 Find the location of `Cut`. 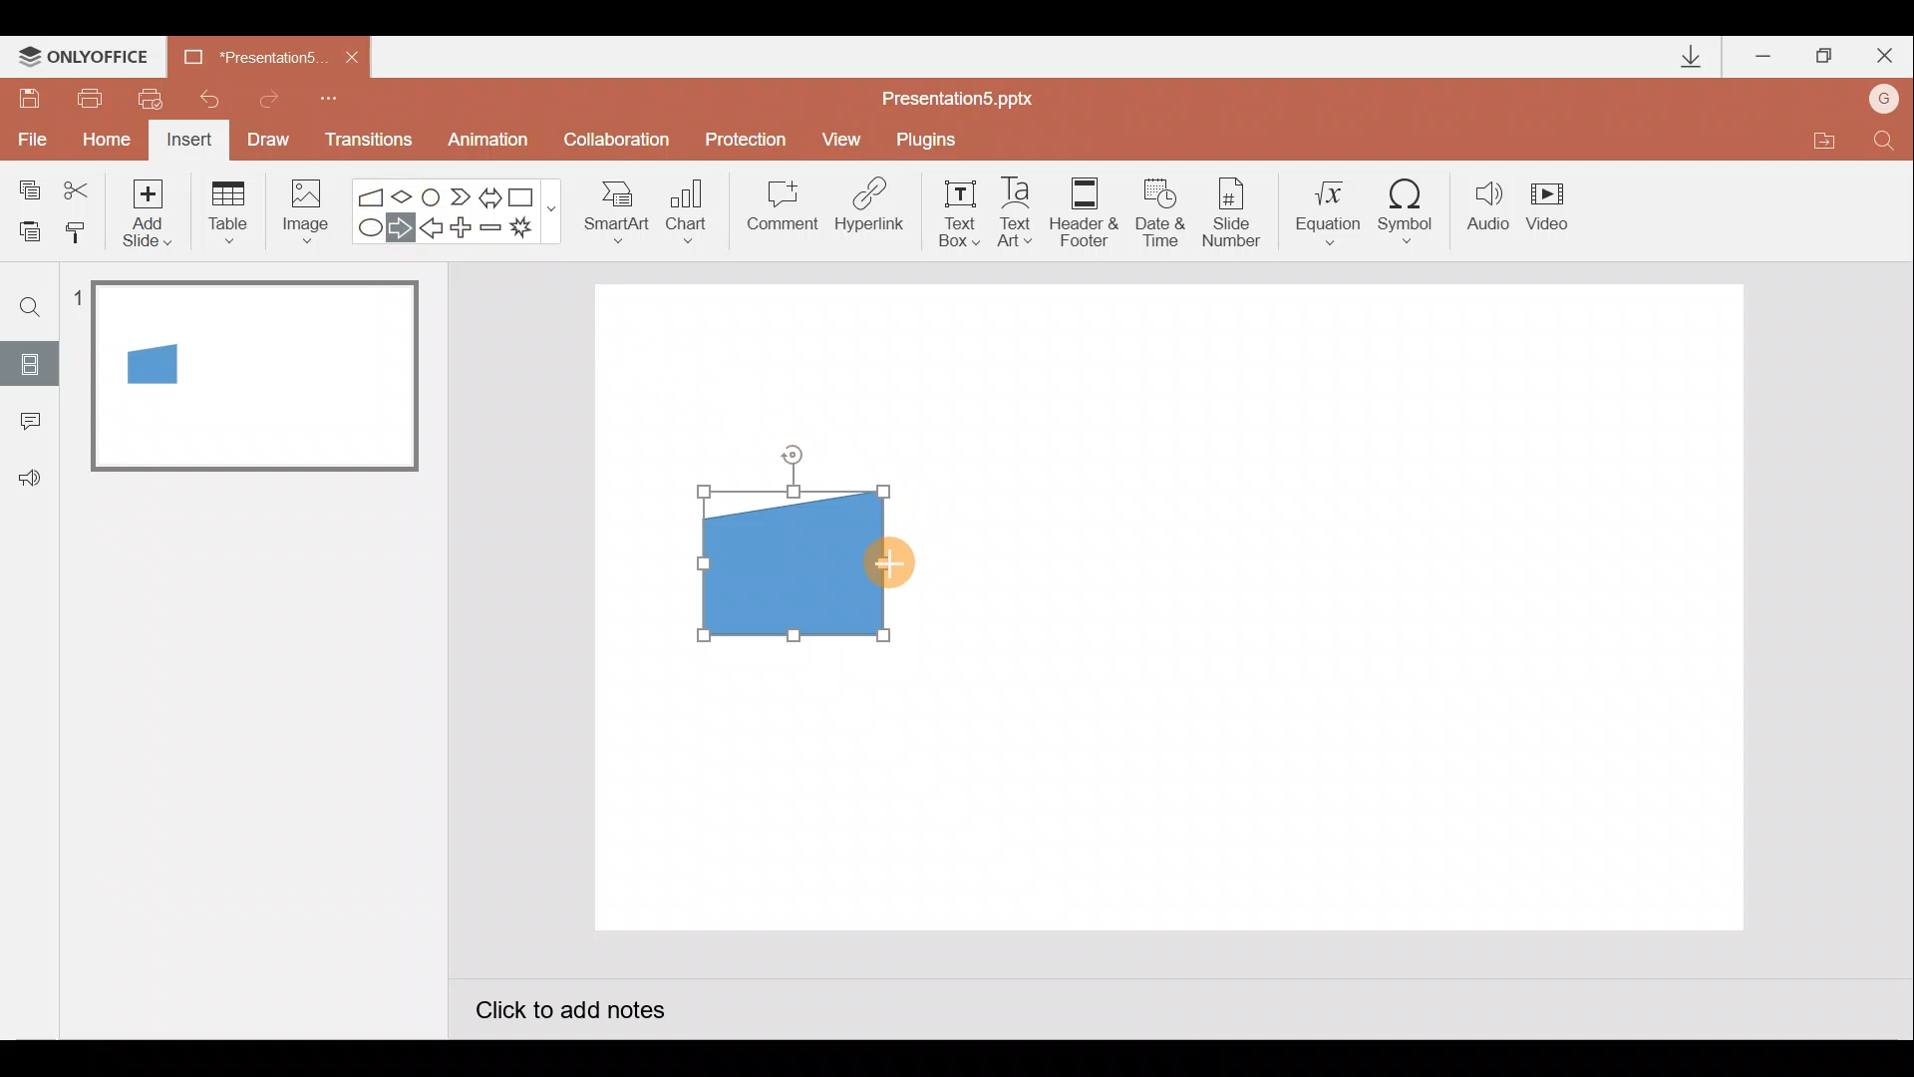

Cut is located at coordinates (80, 186).